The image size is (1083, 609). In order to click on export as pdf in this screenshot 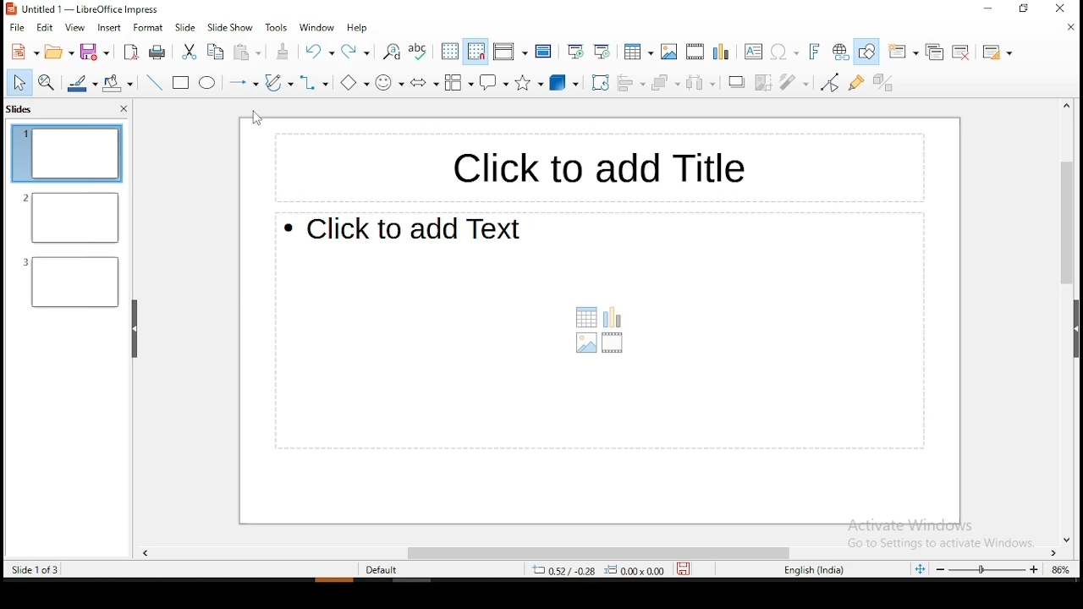, I will do `click(129, 54)`.